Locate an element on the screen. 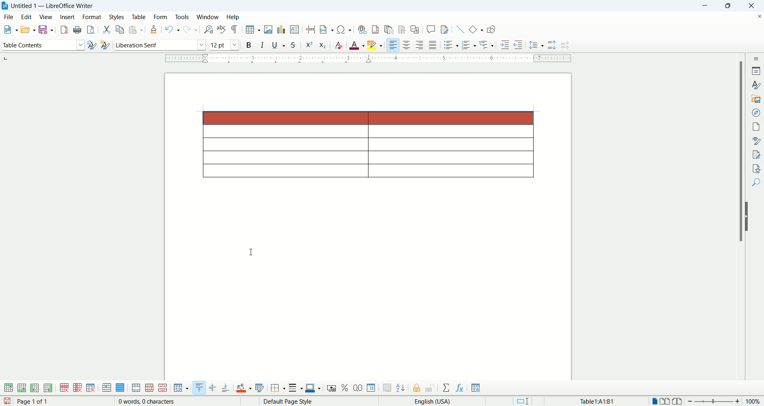 The width and height of the screenshot is (764, 406). single page view is located at coordinates (654, 401).